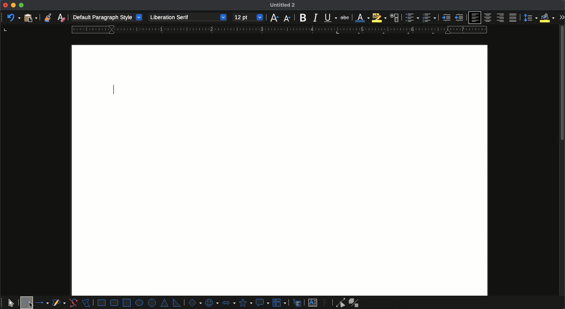 The image size is (565, 309). What do you see at coordinates (548, 18) in the screenshot?
I see `fill color` at bounding box center [548, 18].